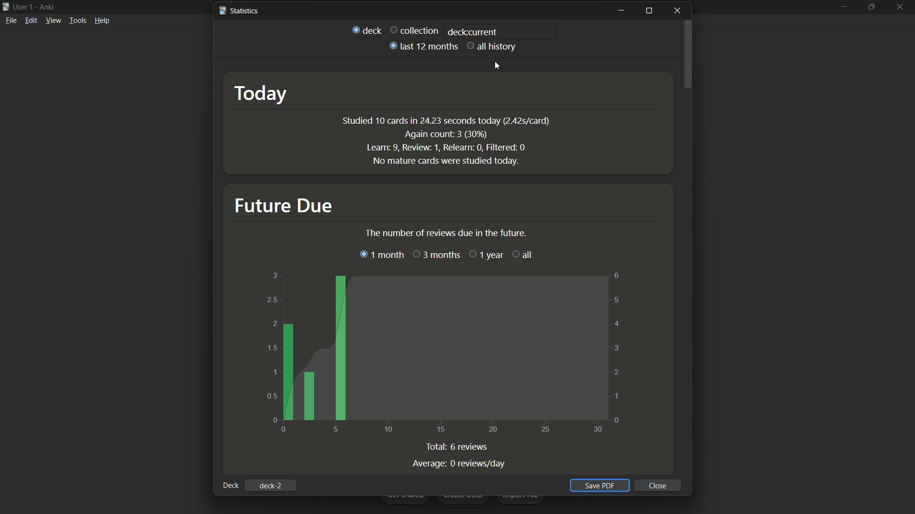 The image size is (915, 514). What do you see at coordinates (284, 205) in the screenshot?
I see `Future due` at bounding box center [284, 205].